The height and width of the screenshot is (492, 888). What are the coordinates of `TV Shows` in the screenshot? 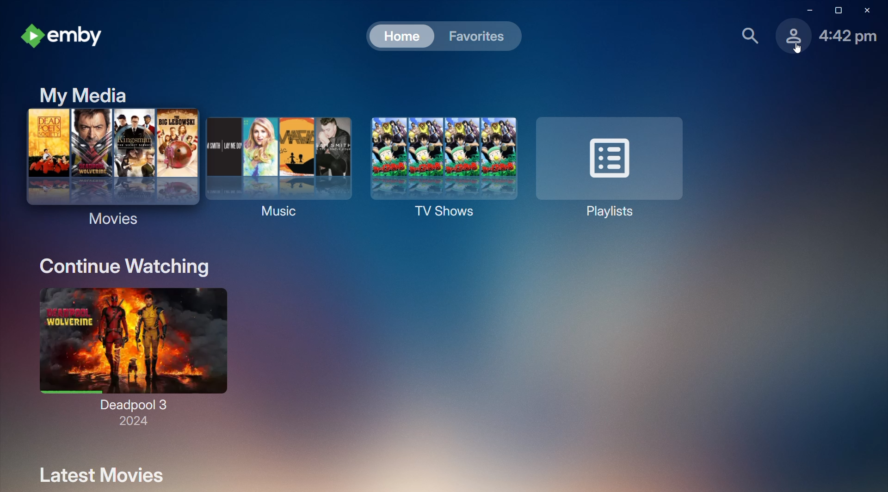 It's located at (442, 166).